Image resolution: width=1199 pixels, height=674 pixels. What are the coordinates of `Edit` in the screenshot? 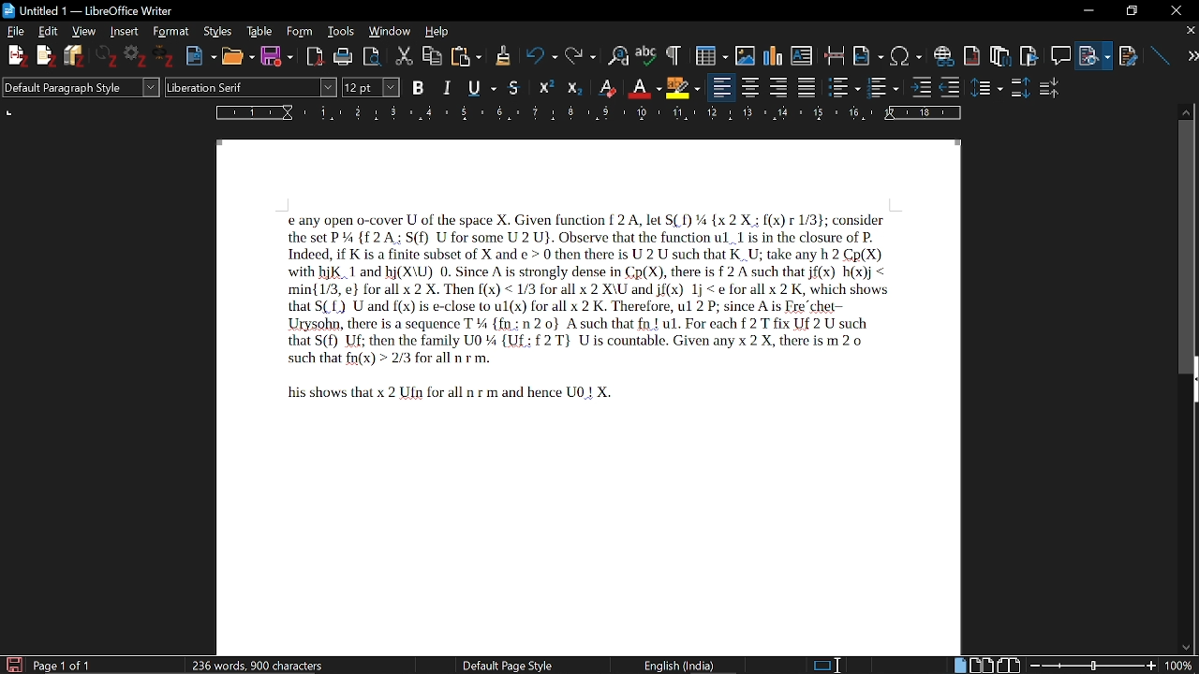 It's located at (51, 31).